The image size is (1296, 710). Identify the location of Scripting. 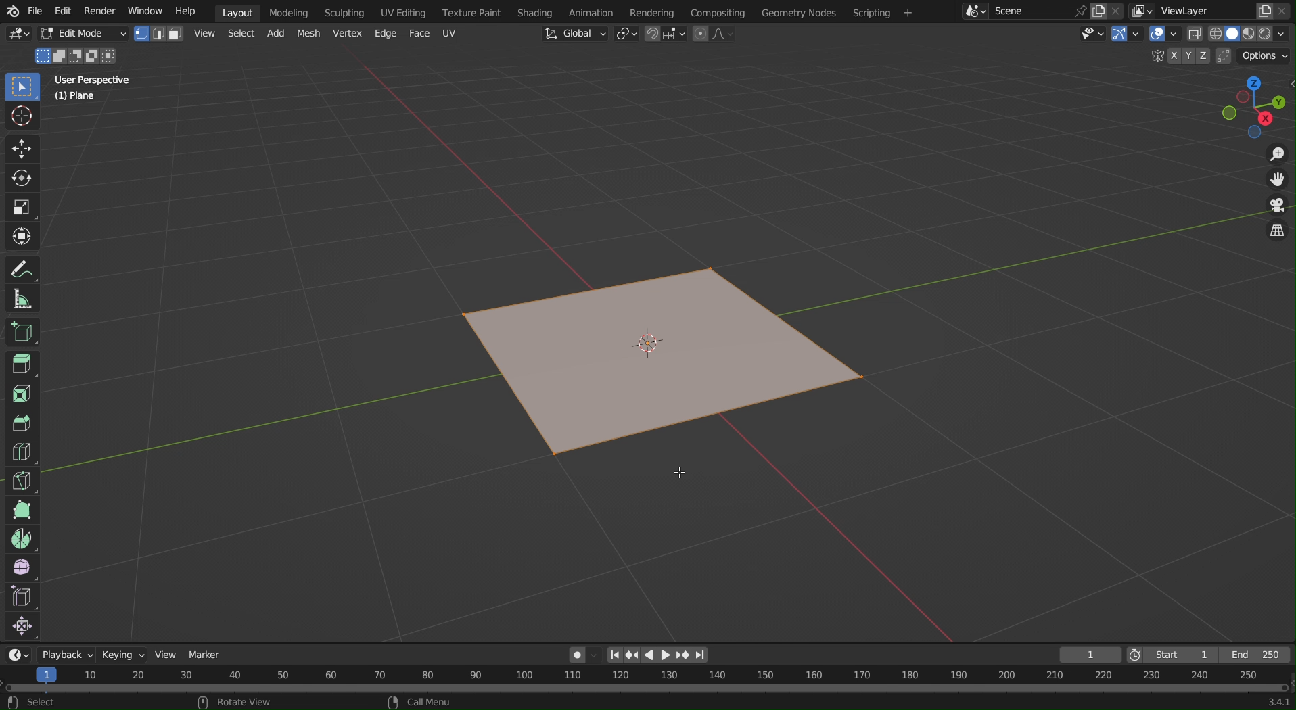
(881, 11).